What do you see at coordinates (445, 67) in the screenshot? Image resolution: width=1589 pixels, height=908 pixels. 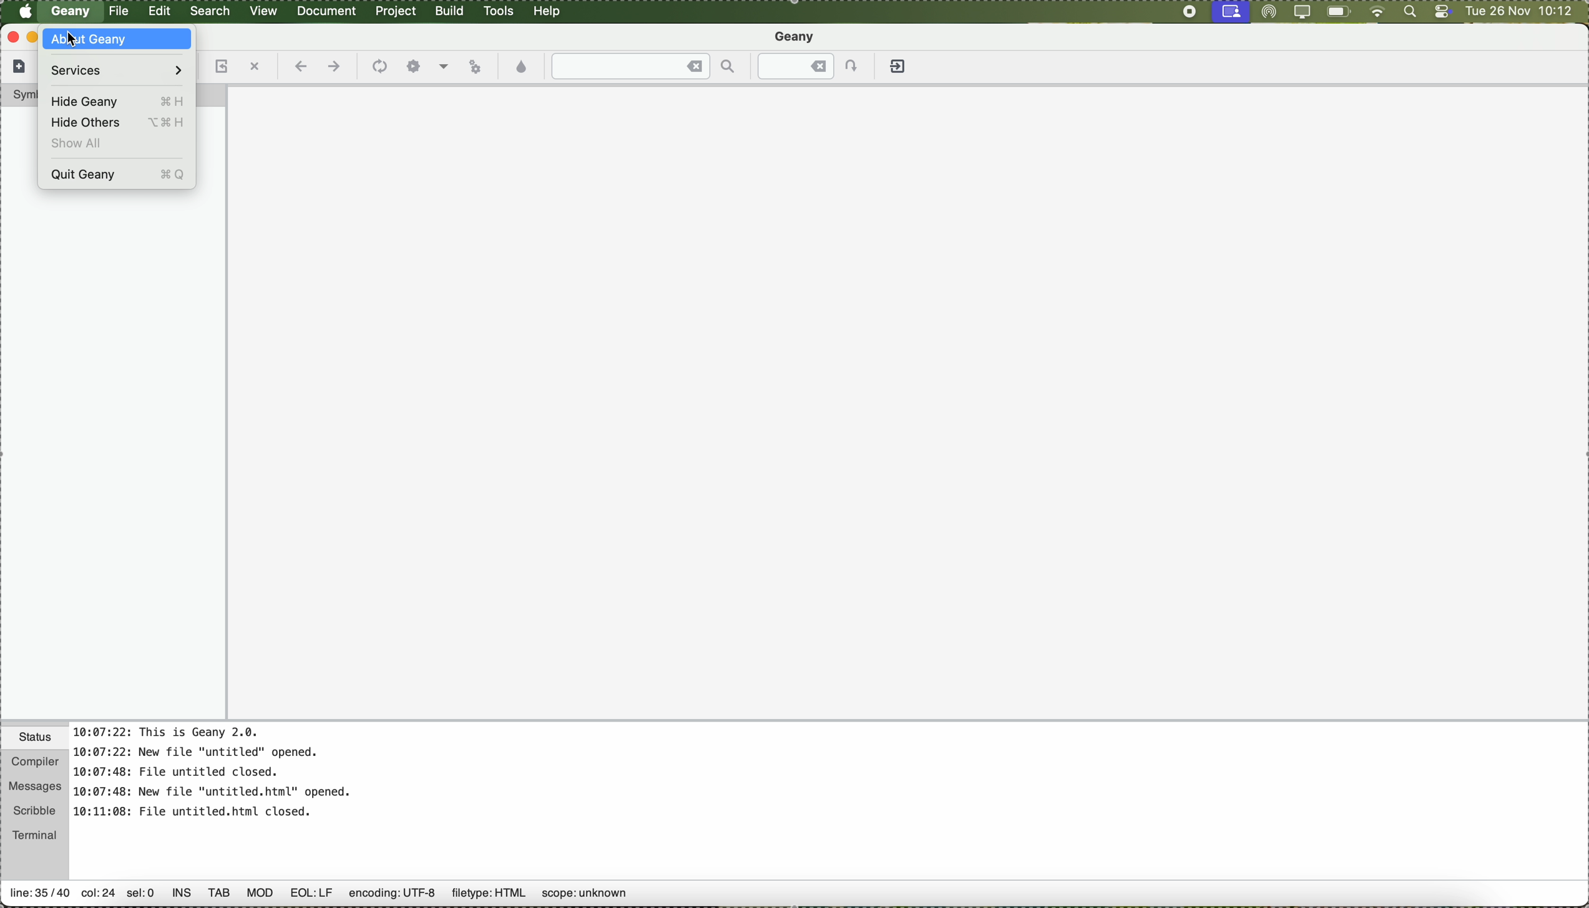 I see `Choose more options` at bounding box center [445, 67].